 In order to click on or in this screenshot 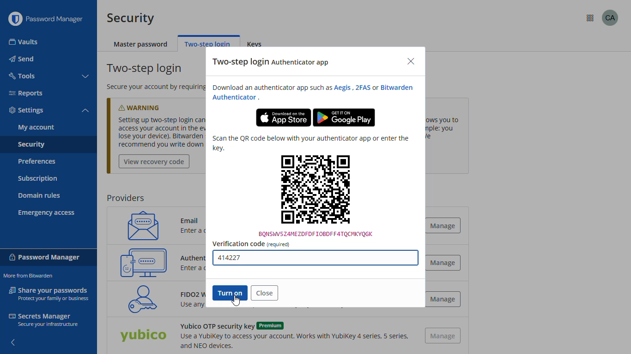, I will do `click(375, 88)`.